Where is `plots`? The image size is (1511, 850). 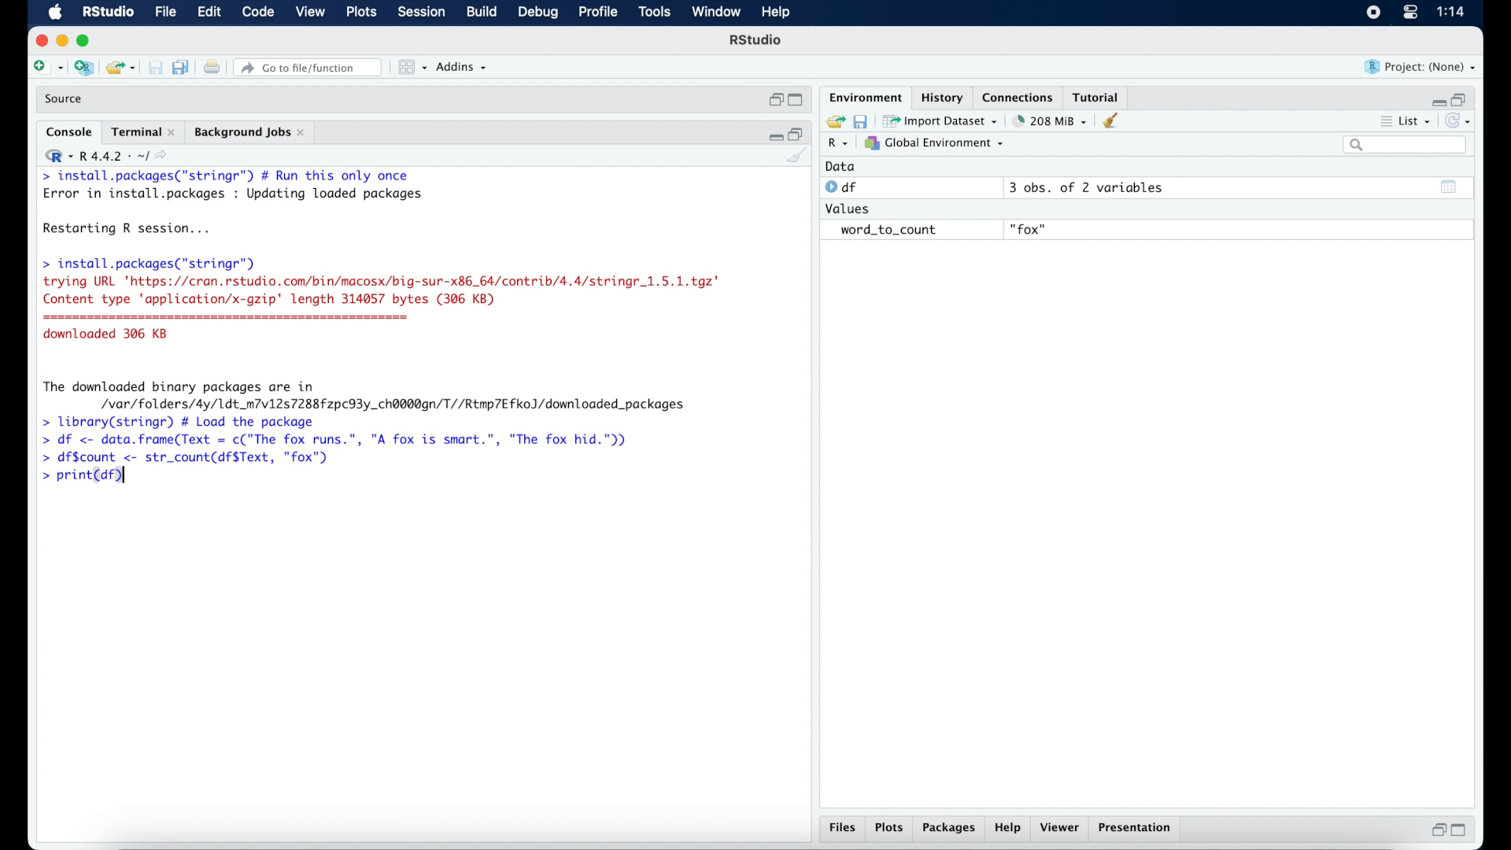
plots is located at coordinates (889, 829).